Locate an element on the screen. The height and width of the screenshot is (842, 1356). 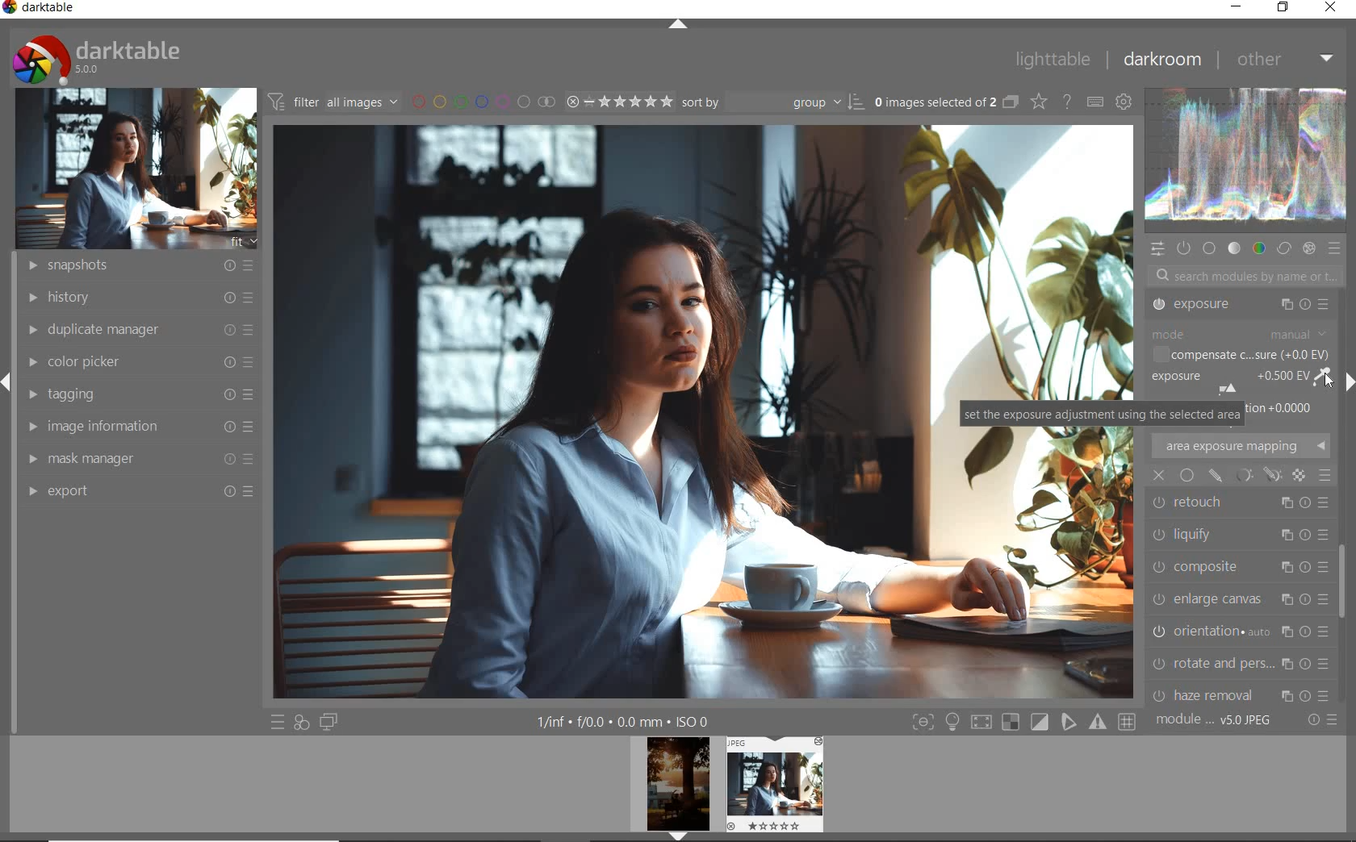
SORT is located at coordinates (770, 103).